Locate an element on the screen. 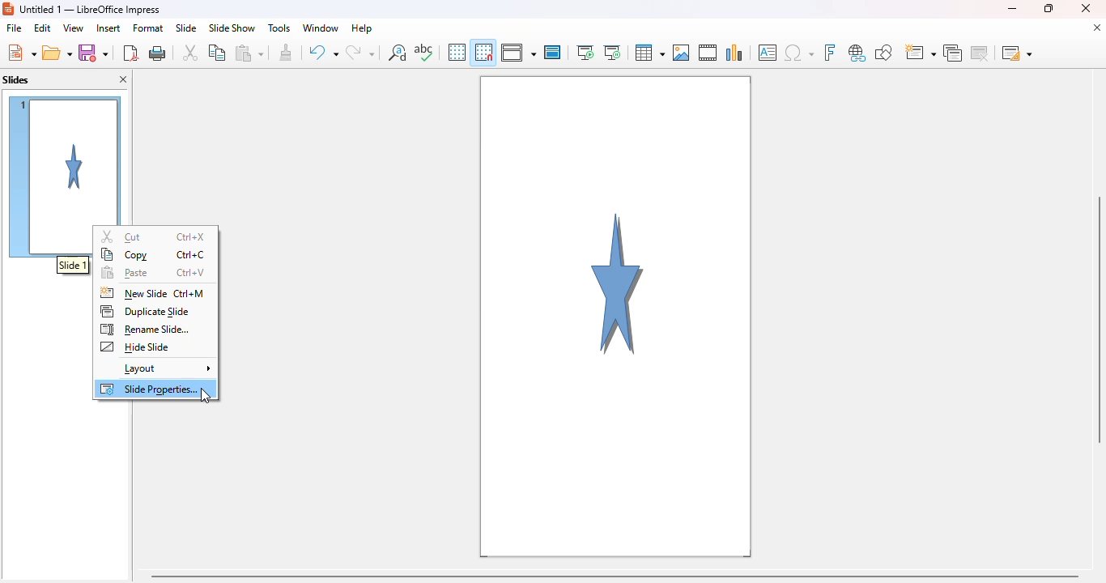  spelling is located at coordinates (424, 52).